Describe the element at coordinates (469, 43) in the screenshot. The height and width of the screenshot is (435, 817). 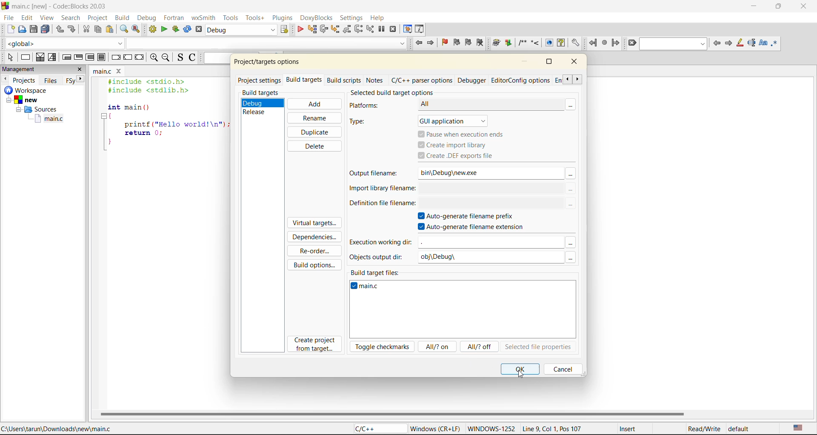
I see `next bookmark` at that location.